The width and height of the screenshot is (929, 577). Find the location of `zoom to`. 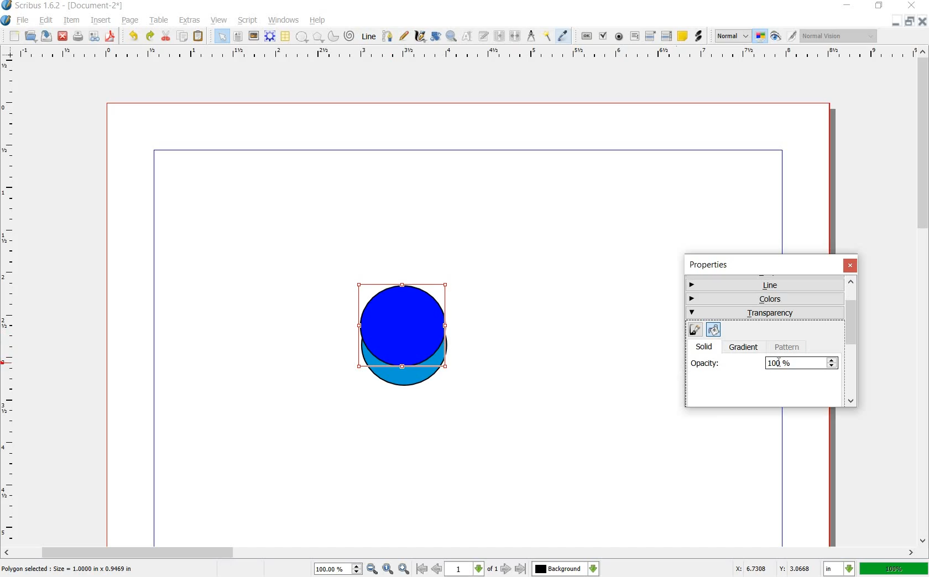

zoom to is located at coordinates (388, 569).